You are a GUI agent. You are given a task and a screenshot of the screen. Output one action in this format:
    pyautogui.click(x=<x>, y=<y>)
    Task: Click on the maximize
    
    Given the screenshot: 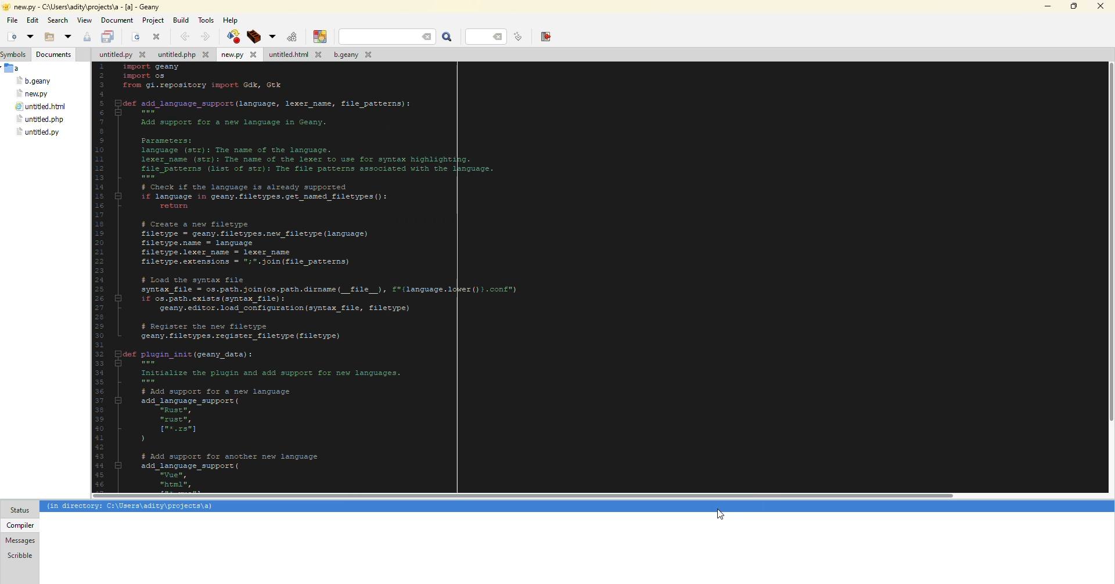 What is the action you would take?
    pyautogui.click(x=1072, y=6)
    